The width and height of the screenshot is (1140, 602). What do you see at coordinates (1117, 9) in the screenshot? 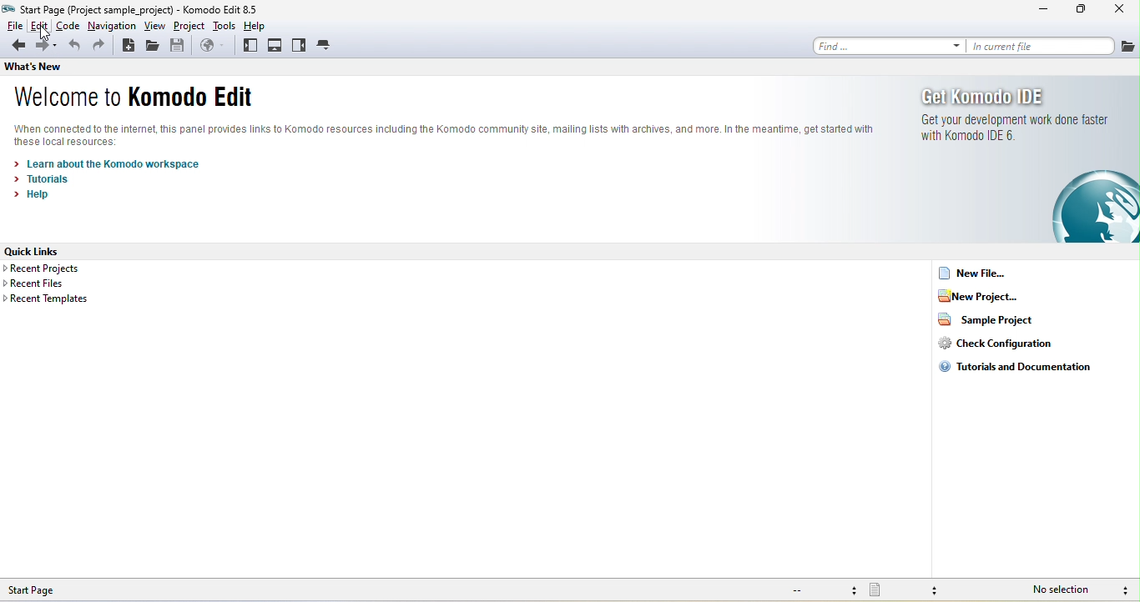
I see `close` at bounding box center [1117, 9].